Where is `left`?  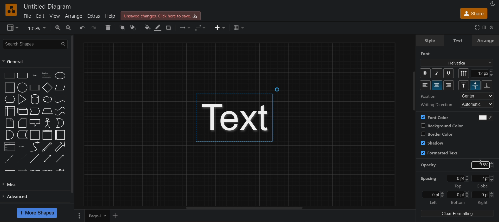
left is located at coordinates (433, 203).